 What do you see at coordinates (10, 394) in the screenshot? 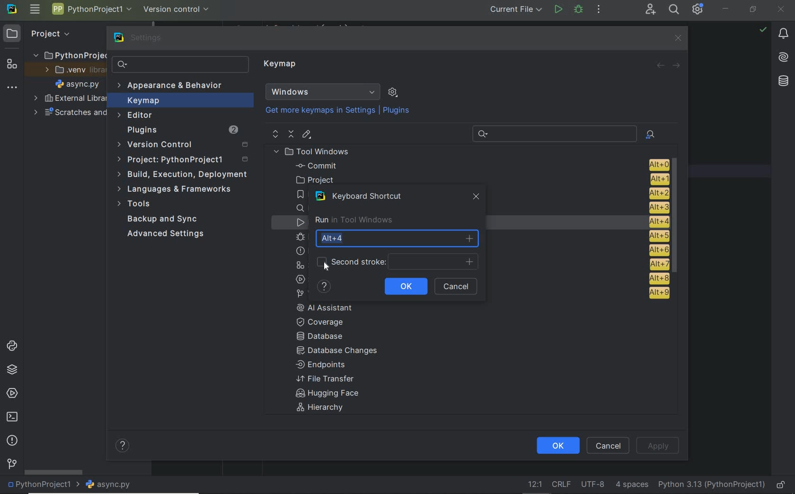
I see `services` at bounding box center [10, 394].